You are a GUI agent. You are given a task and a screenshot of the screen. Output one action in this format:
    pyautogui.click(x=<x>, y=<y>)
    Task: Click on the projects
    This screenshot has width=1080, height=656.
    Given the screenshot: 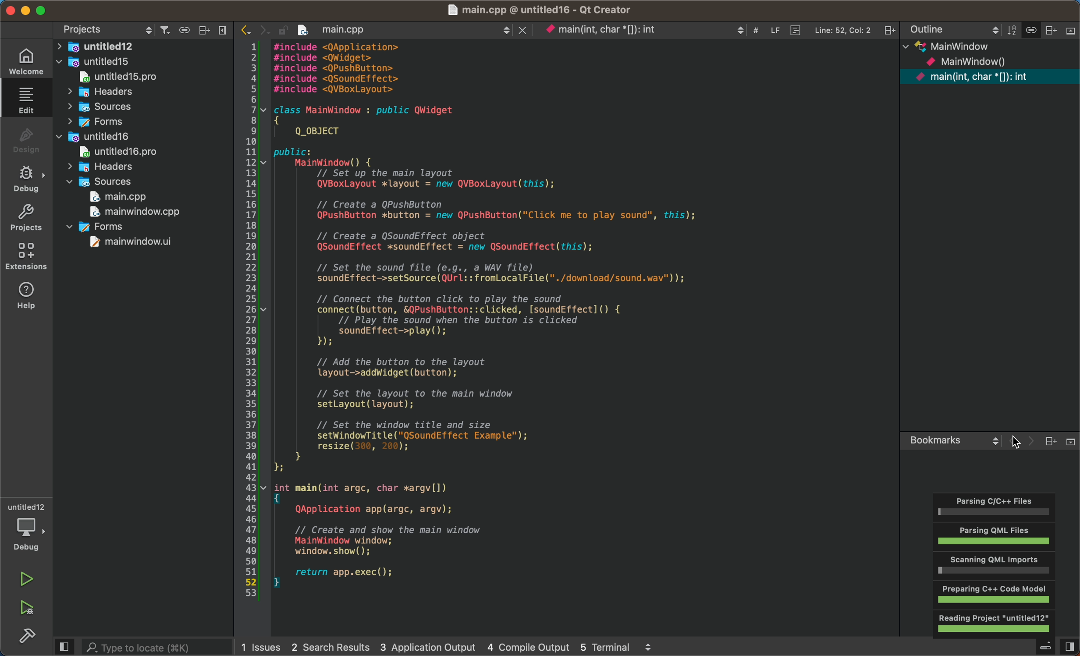 What is the action you would take?
    pyautogui.click(x=27, y=219)
    